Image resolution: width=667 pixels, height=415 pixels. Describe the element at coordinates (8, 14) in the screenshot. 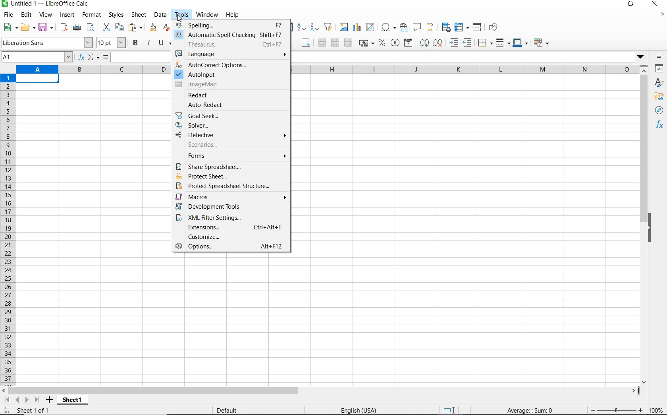

I see `file` at that location.